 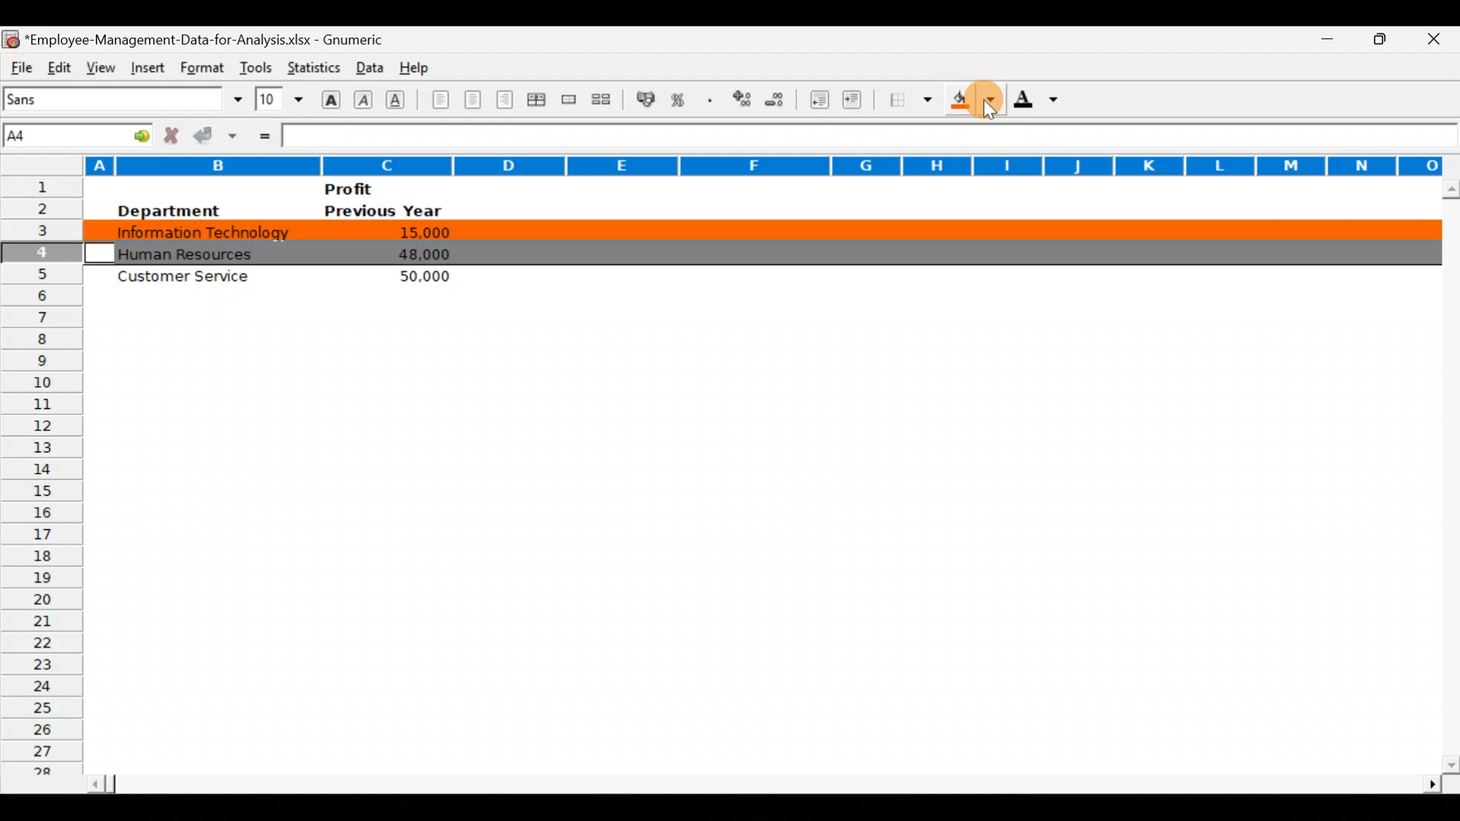 I want to click on Include a thousands operator, so click(x=713, y=101).